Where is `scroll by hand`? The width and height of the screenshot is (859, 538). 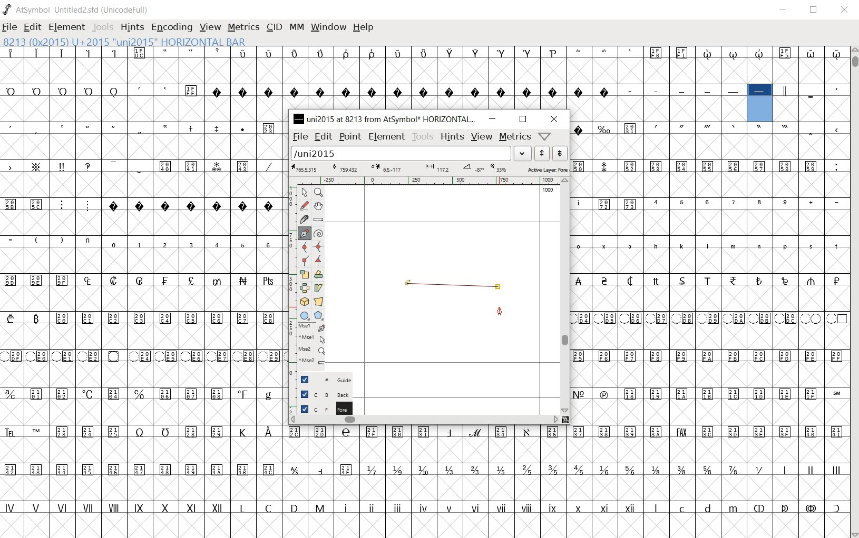 scroll by hand is located at coordinates (318, 206).